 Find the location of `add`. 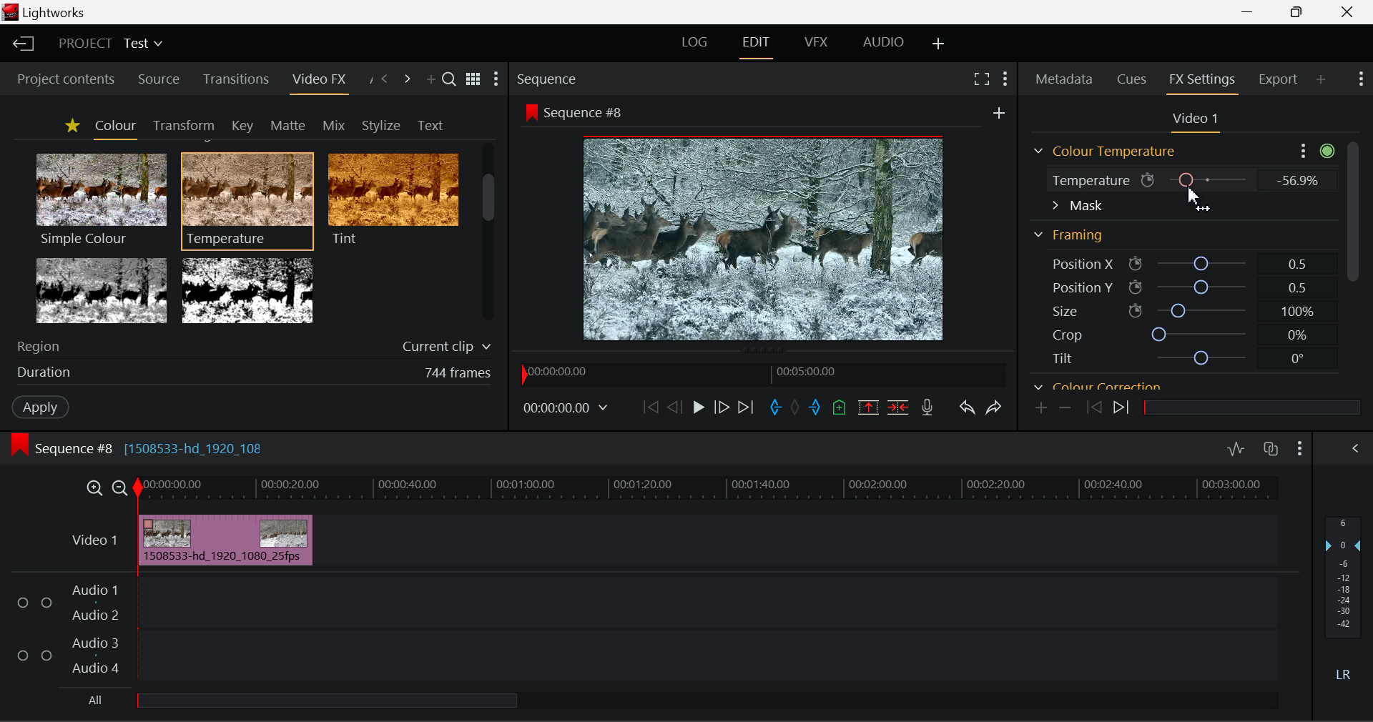

add is located at coordinates (998, 112).